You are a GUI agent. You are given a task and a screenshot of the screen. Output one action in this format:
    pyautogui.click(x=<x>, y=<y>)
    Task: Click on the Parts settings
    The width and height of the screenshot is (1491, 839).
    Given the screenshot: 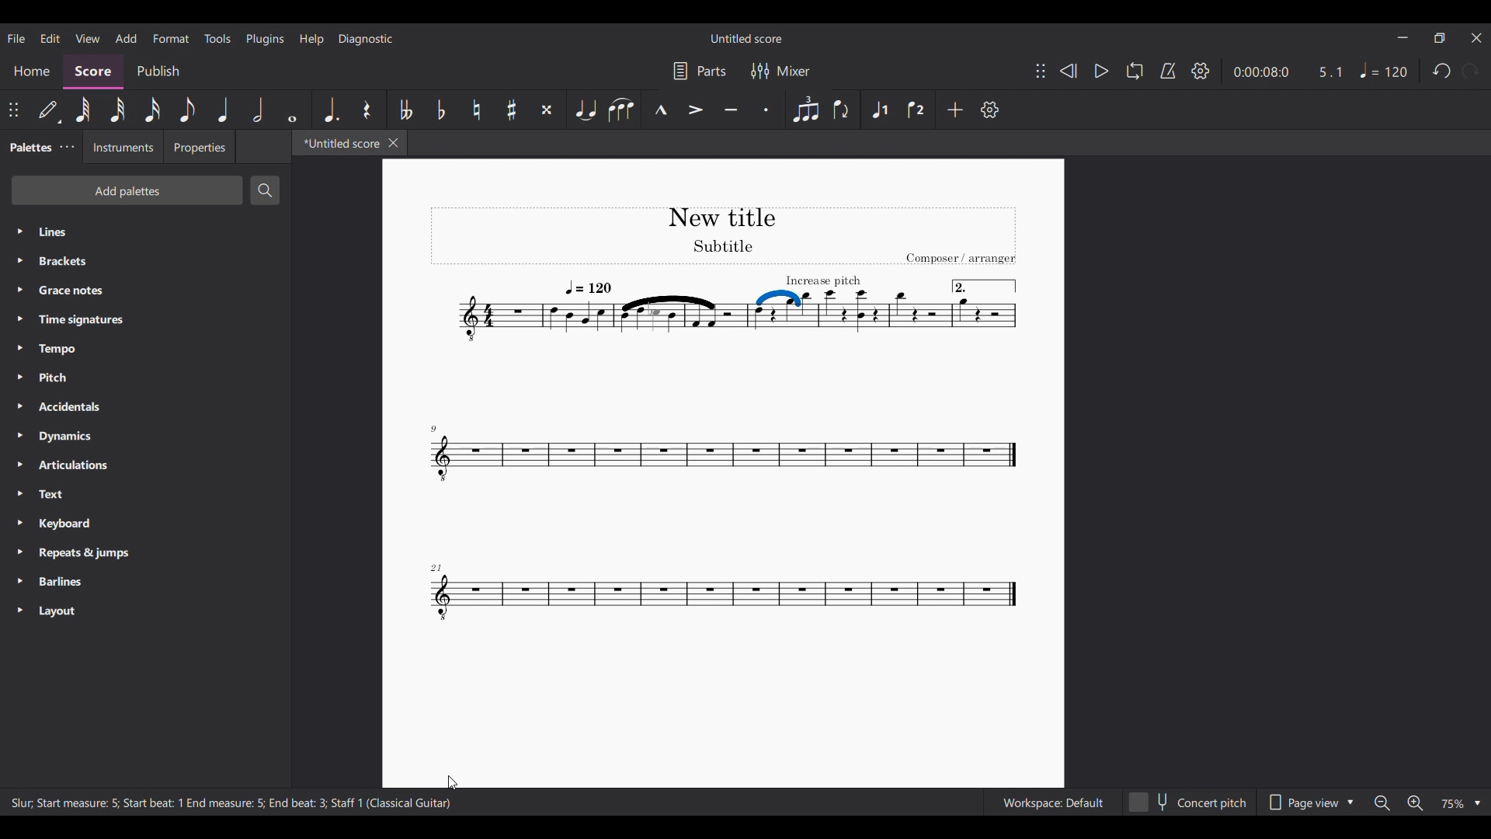 What is the action you would take?
    pyautogui.click(x=700, y=71)
    